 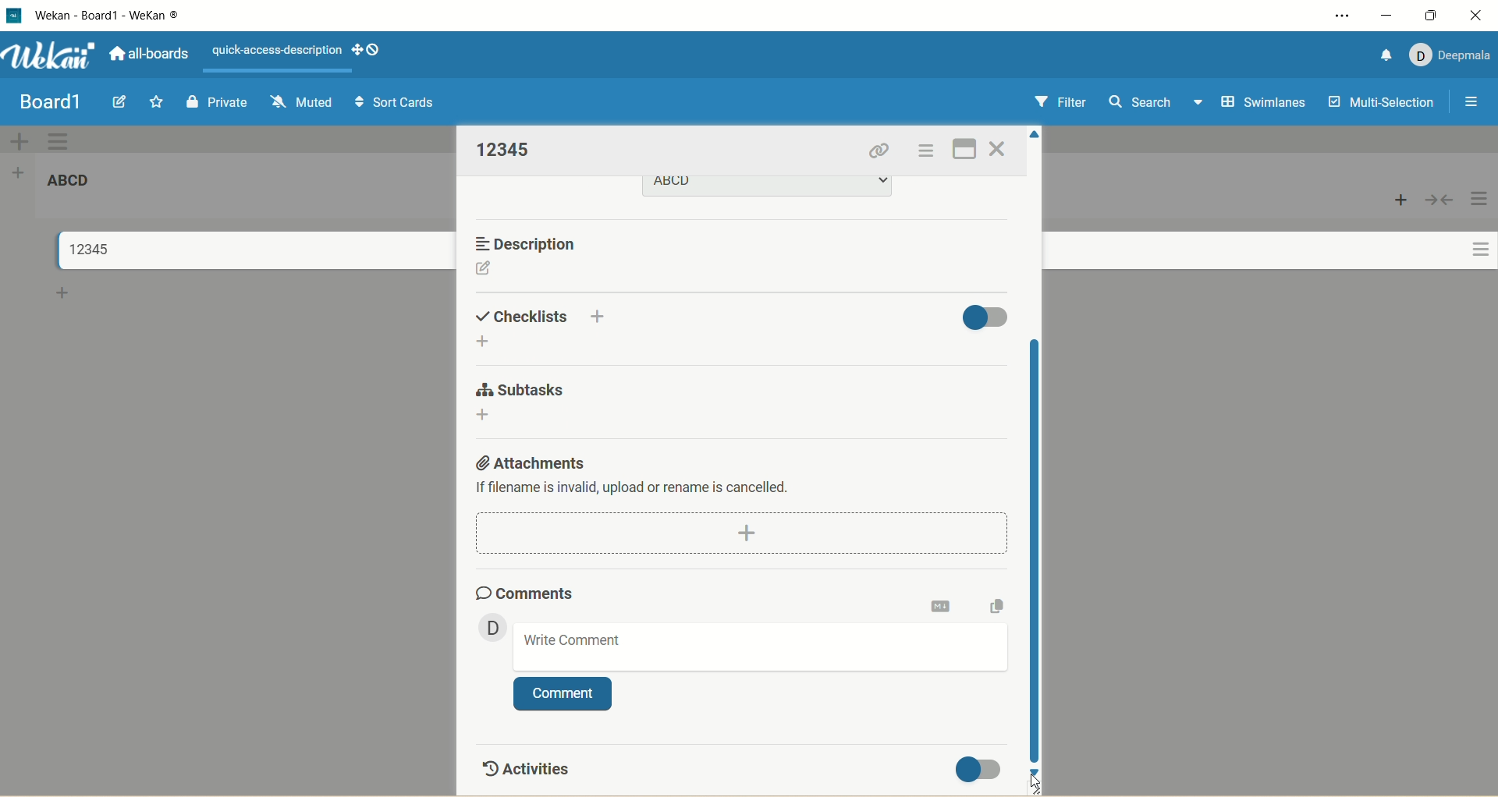 What do you see at coordinates (483, 271) in the screenshot?
I see `edit` at bounding box center [483, 271].